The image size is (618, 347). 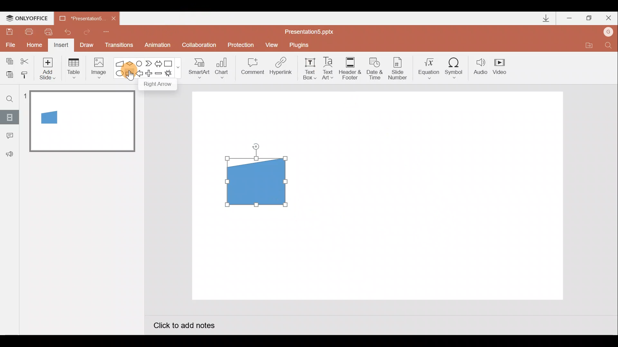 I want to click on Video, so click(x=502, y=67).